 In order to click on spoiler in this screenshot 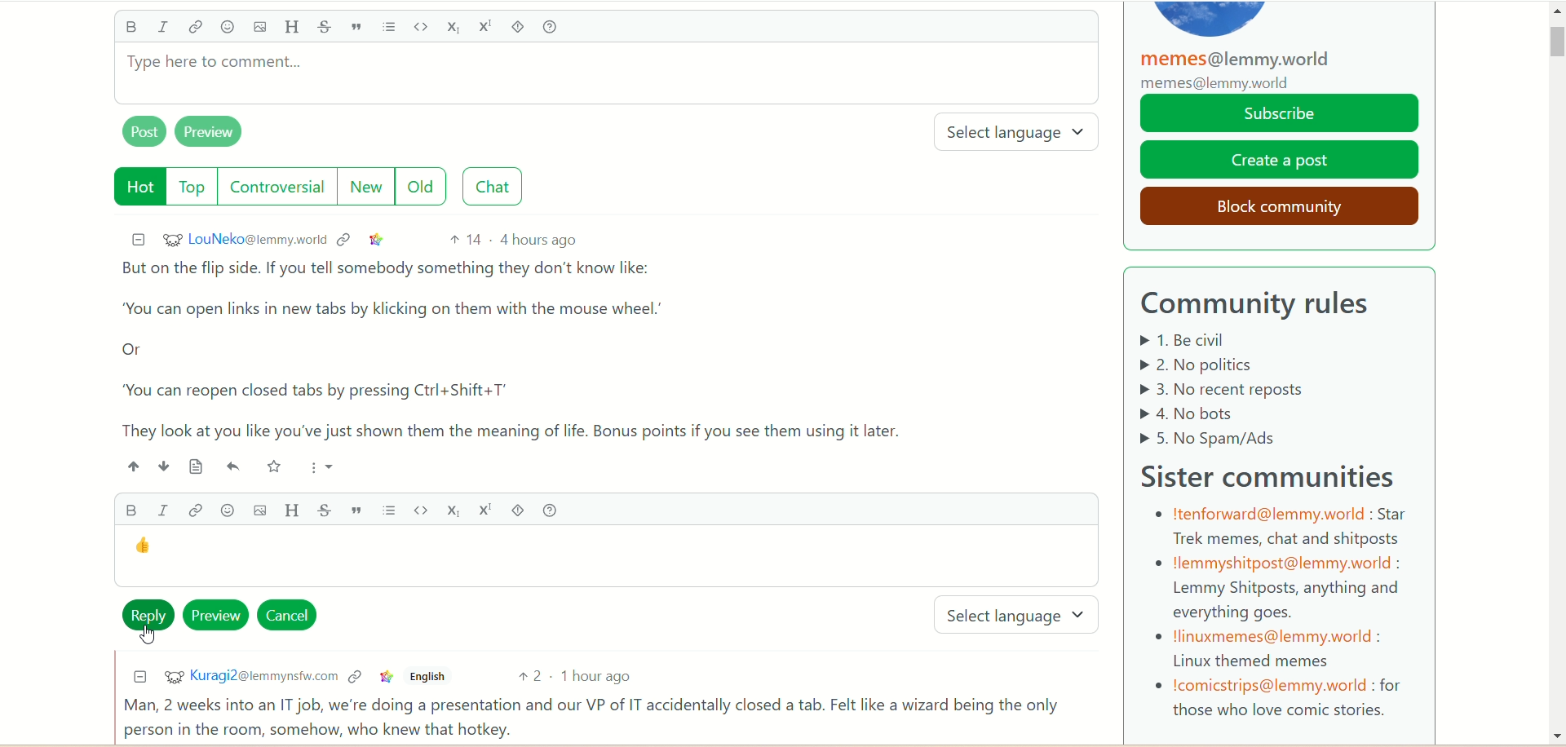, I will do `click(515, 509)`.